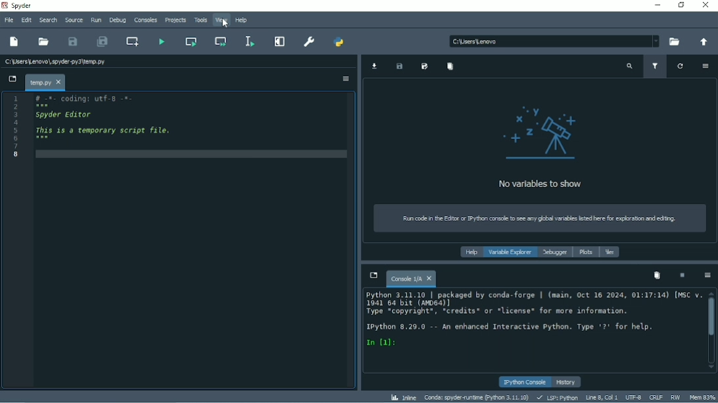 The height and width of the screenshot is (403, 718). Describe the element at coordinates (74, 20) in the screenshot. I see `Source` at that location.